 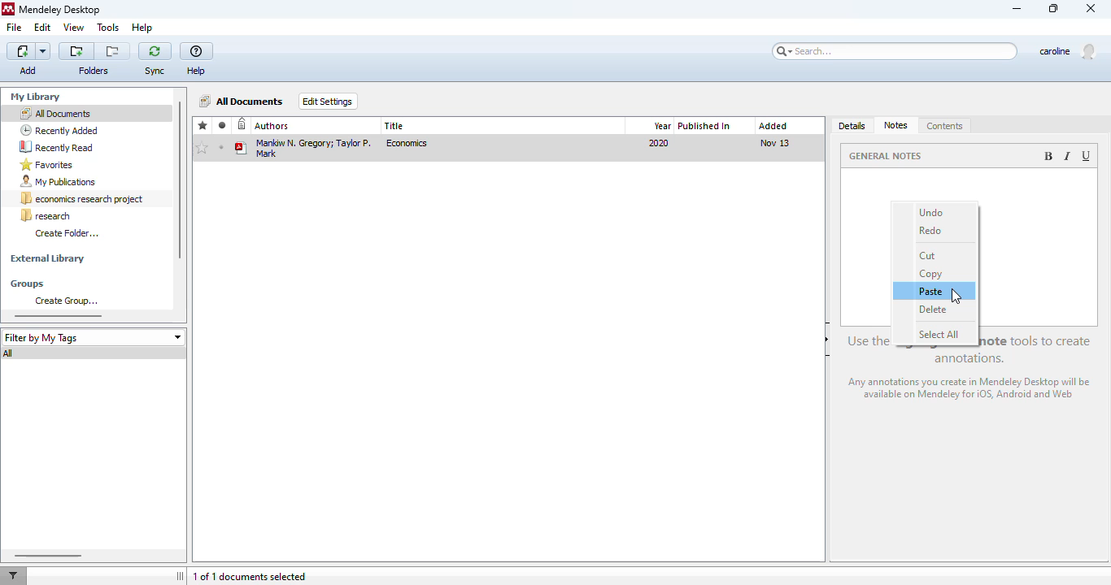 What do you see at coordinates (930, 230) in the screenshot?
I see `redo` at bounding box center [930, 230].